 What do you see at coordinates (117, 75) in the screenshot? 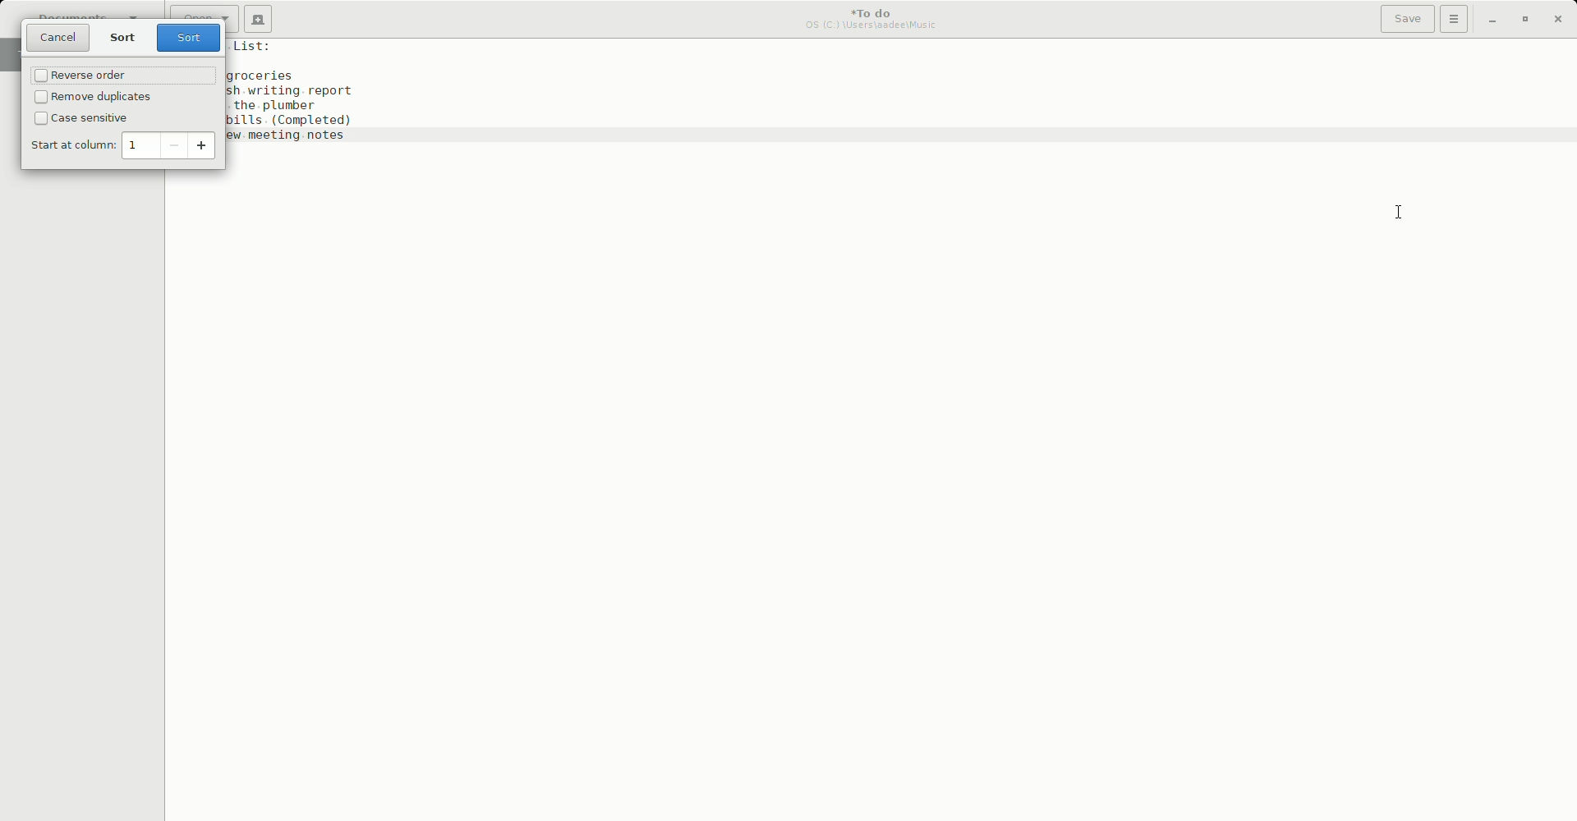
I see `Reverse ` at bounding box center [117, 75].